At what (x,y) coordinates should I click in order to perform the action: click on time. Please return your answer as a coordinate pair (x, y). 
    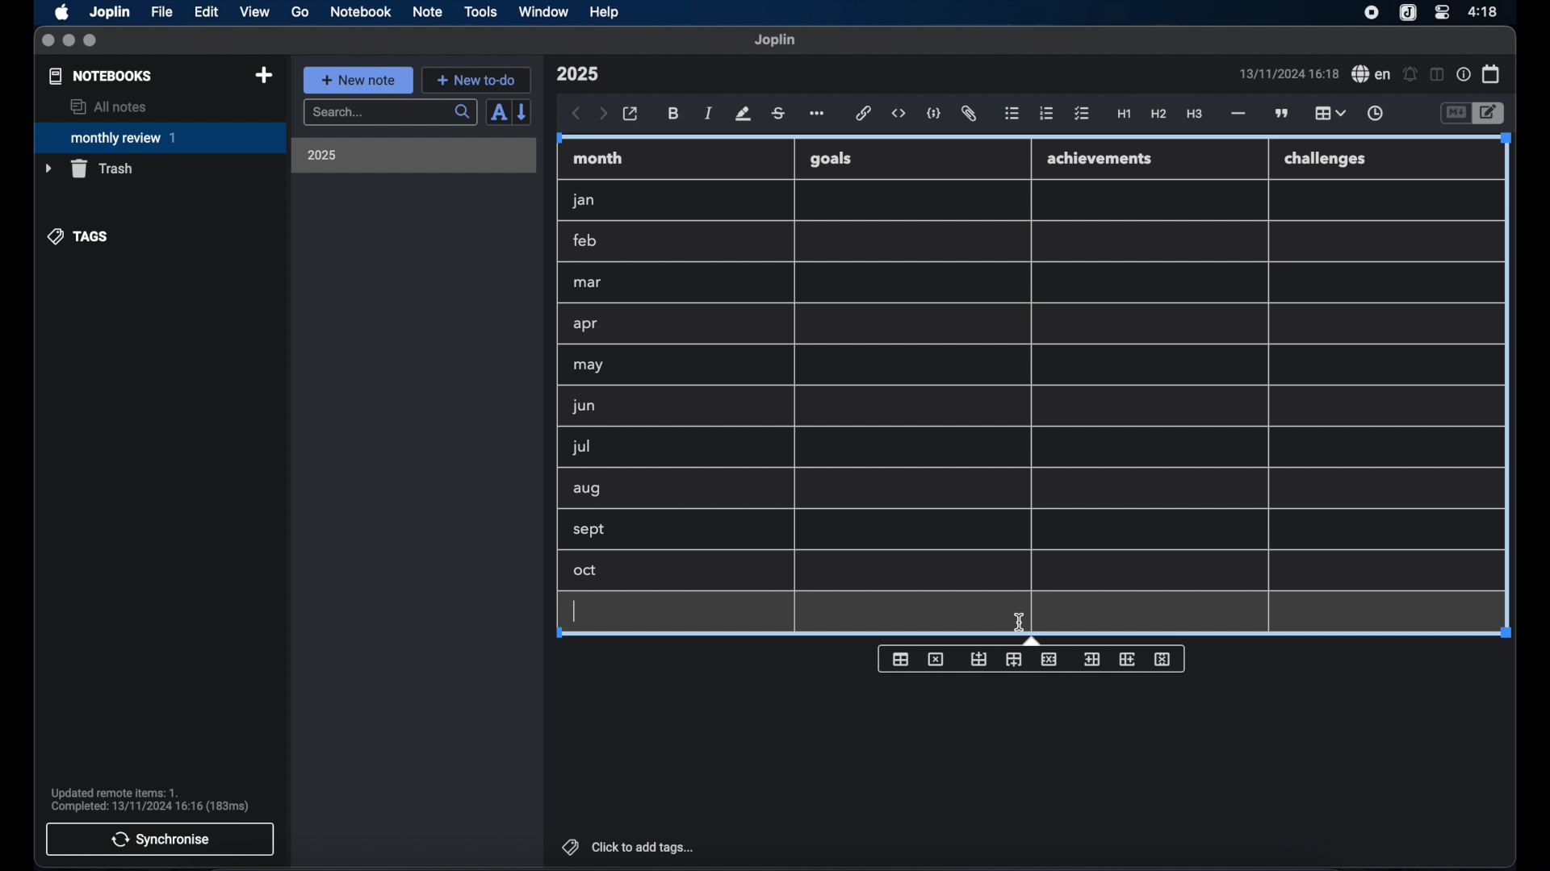
    Looking at the image, I should click on (1485, 11).